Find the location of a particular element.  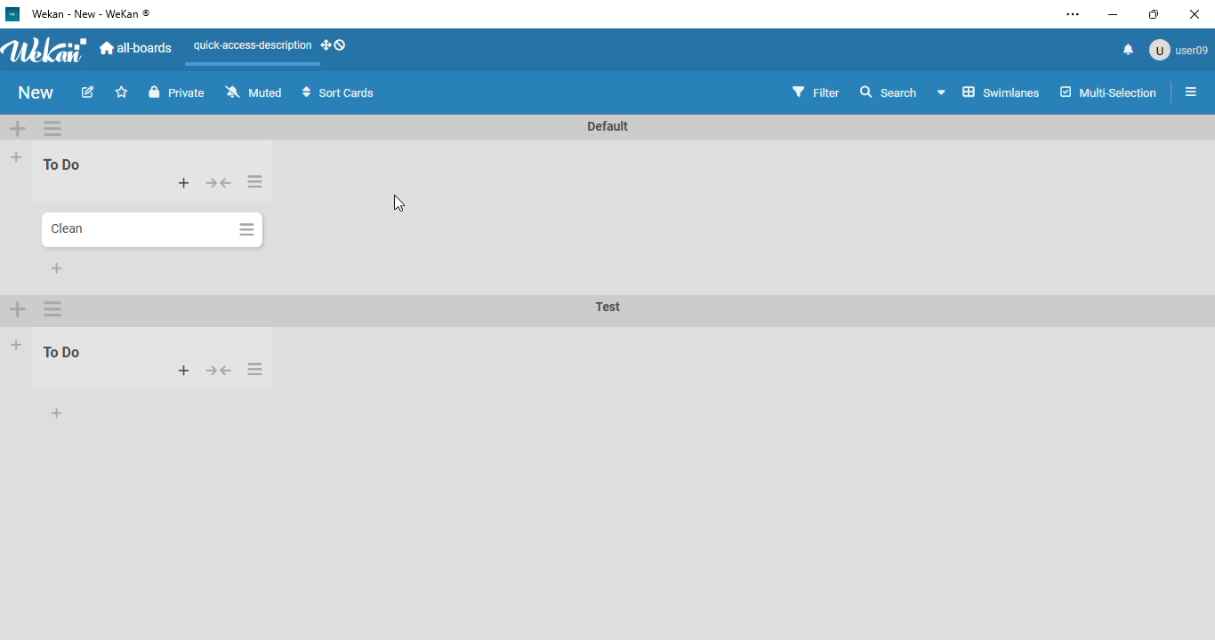

all-boards is located at coordinates (137, 48).